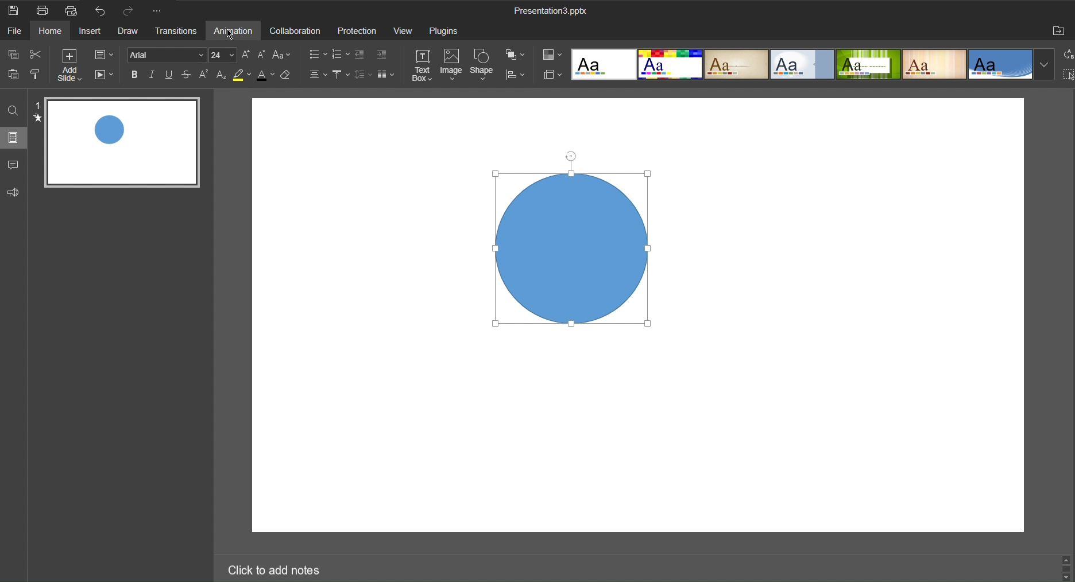  I want to click on Line Spacing, so click(364, 76).